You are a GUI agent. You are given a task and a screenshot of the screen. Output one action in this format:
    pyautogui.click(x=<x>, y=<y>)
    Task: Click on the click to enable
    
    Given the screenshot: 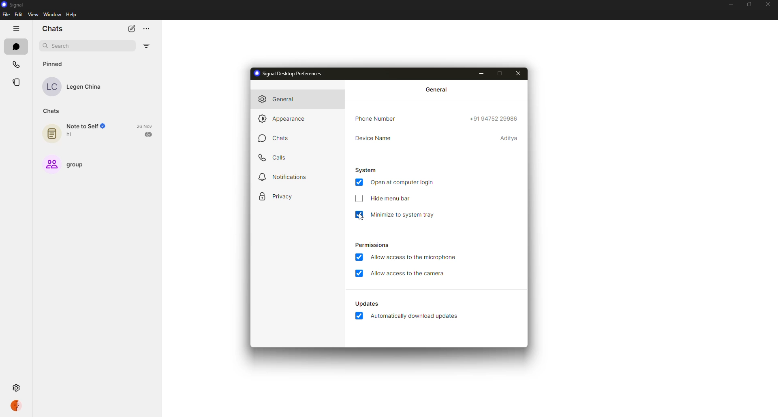 What is the action you would take?
    pyautogui.click(x=359, y=198)
    